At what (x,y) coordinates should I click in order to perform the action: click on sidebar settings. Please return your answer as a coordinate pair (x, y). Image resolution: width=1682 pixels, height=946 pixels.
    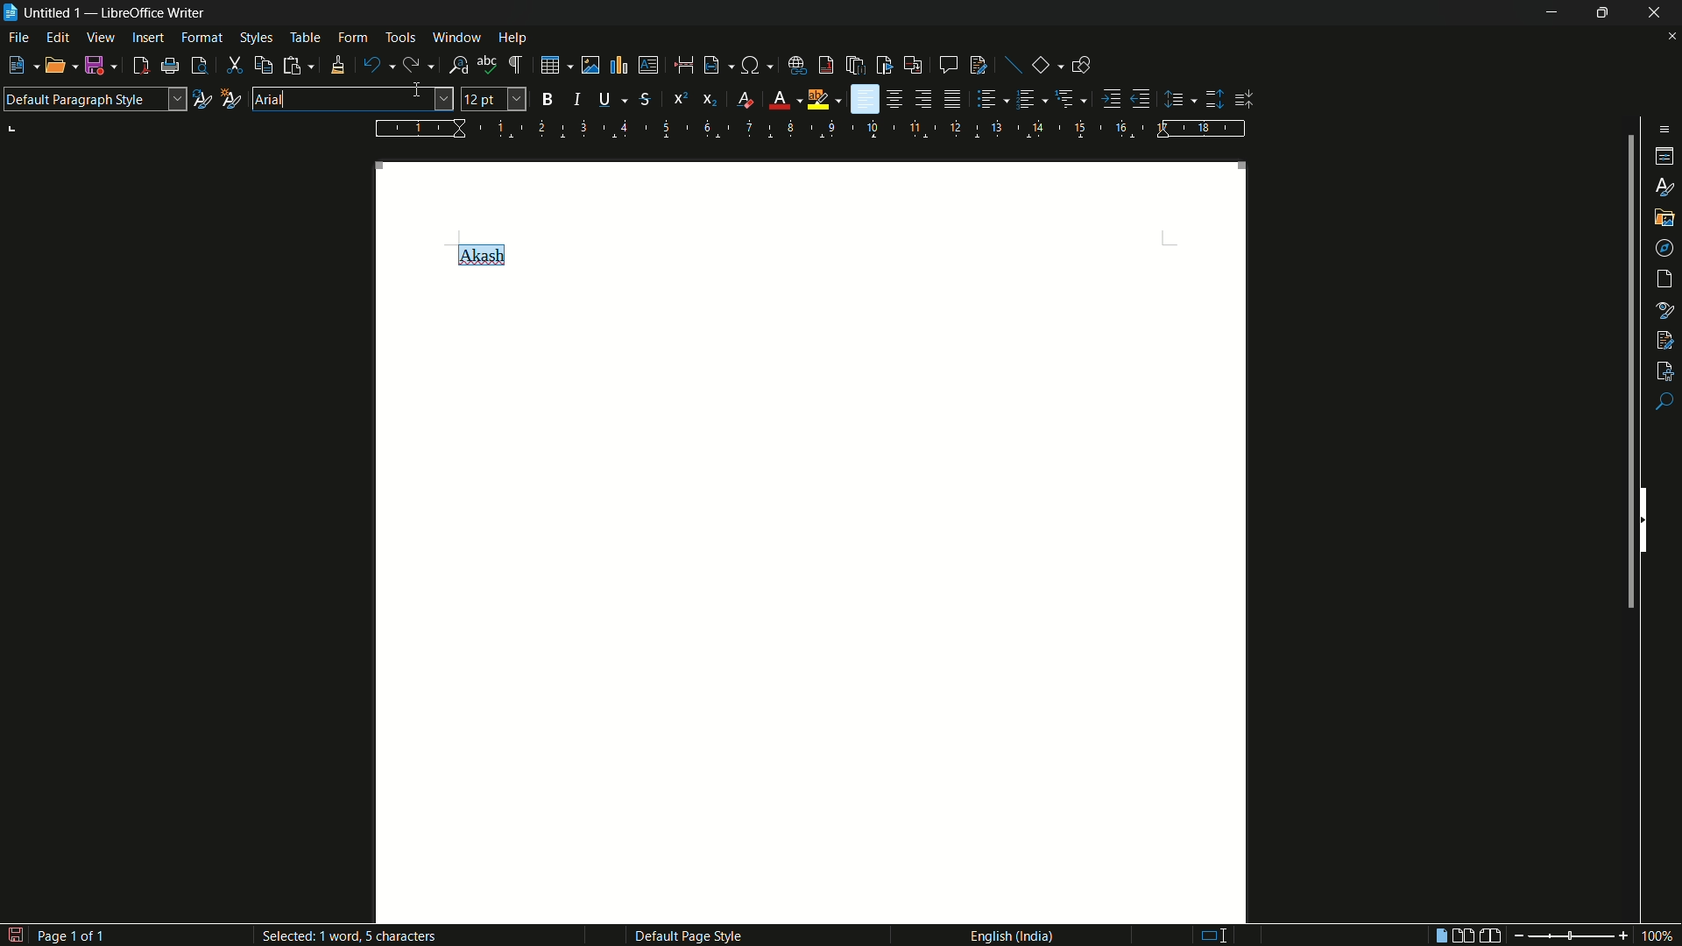
    Looking at the image, I should click on (1661, 129).